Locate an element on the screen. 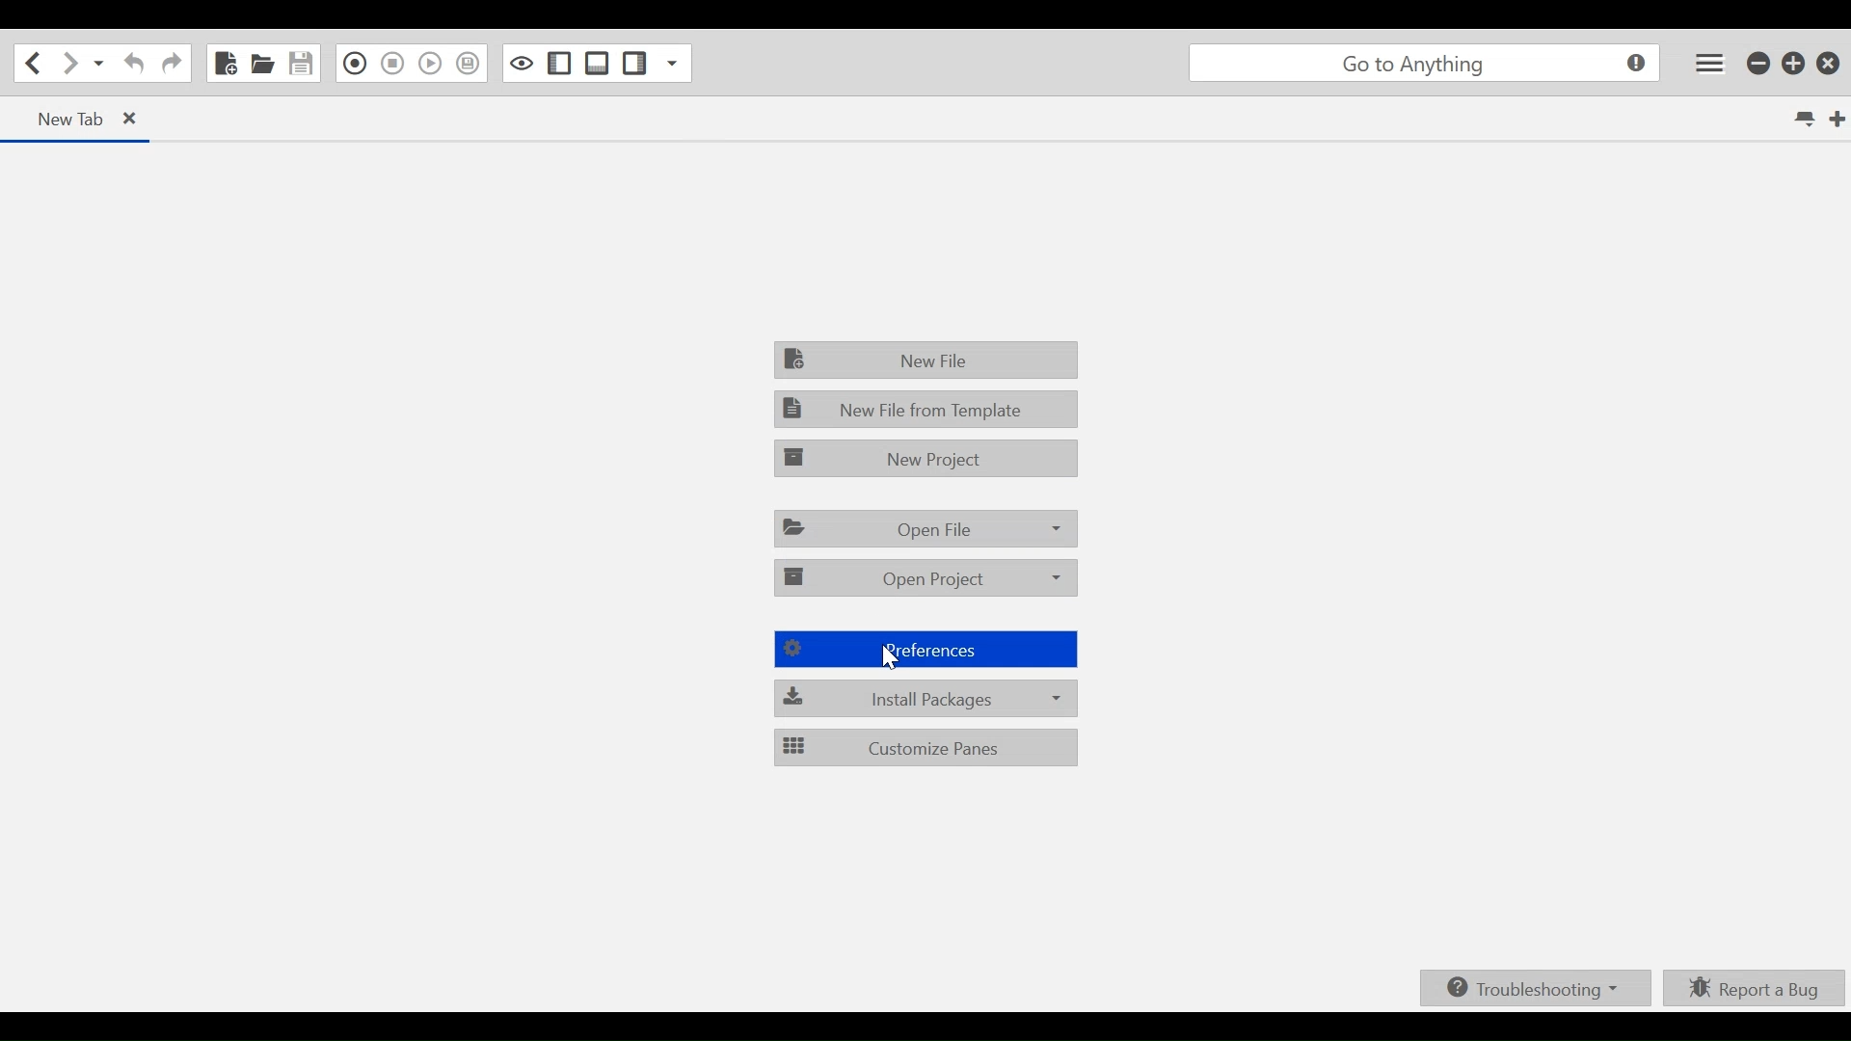 The width and height of the screenshot is (1851, 1041). Toggle focus mode is located at coordinates (522, 63).